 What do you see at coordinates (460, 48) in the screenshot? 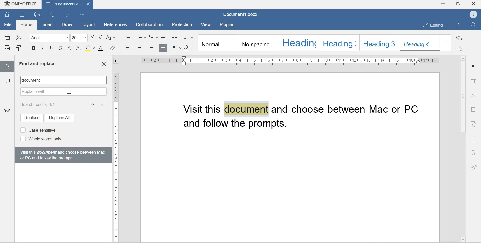
I see `Select all` at bounding box center [460, 48].